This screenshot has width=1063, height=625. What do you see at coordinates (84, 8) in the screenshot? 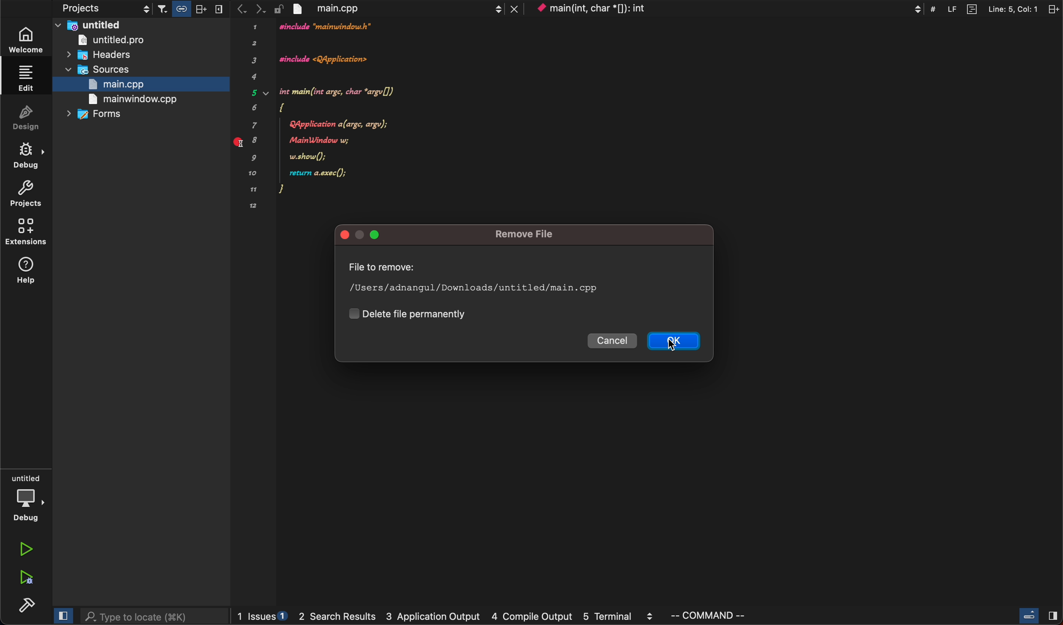
I see `projects` at bounding box center [84, 8].